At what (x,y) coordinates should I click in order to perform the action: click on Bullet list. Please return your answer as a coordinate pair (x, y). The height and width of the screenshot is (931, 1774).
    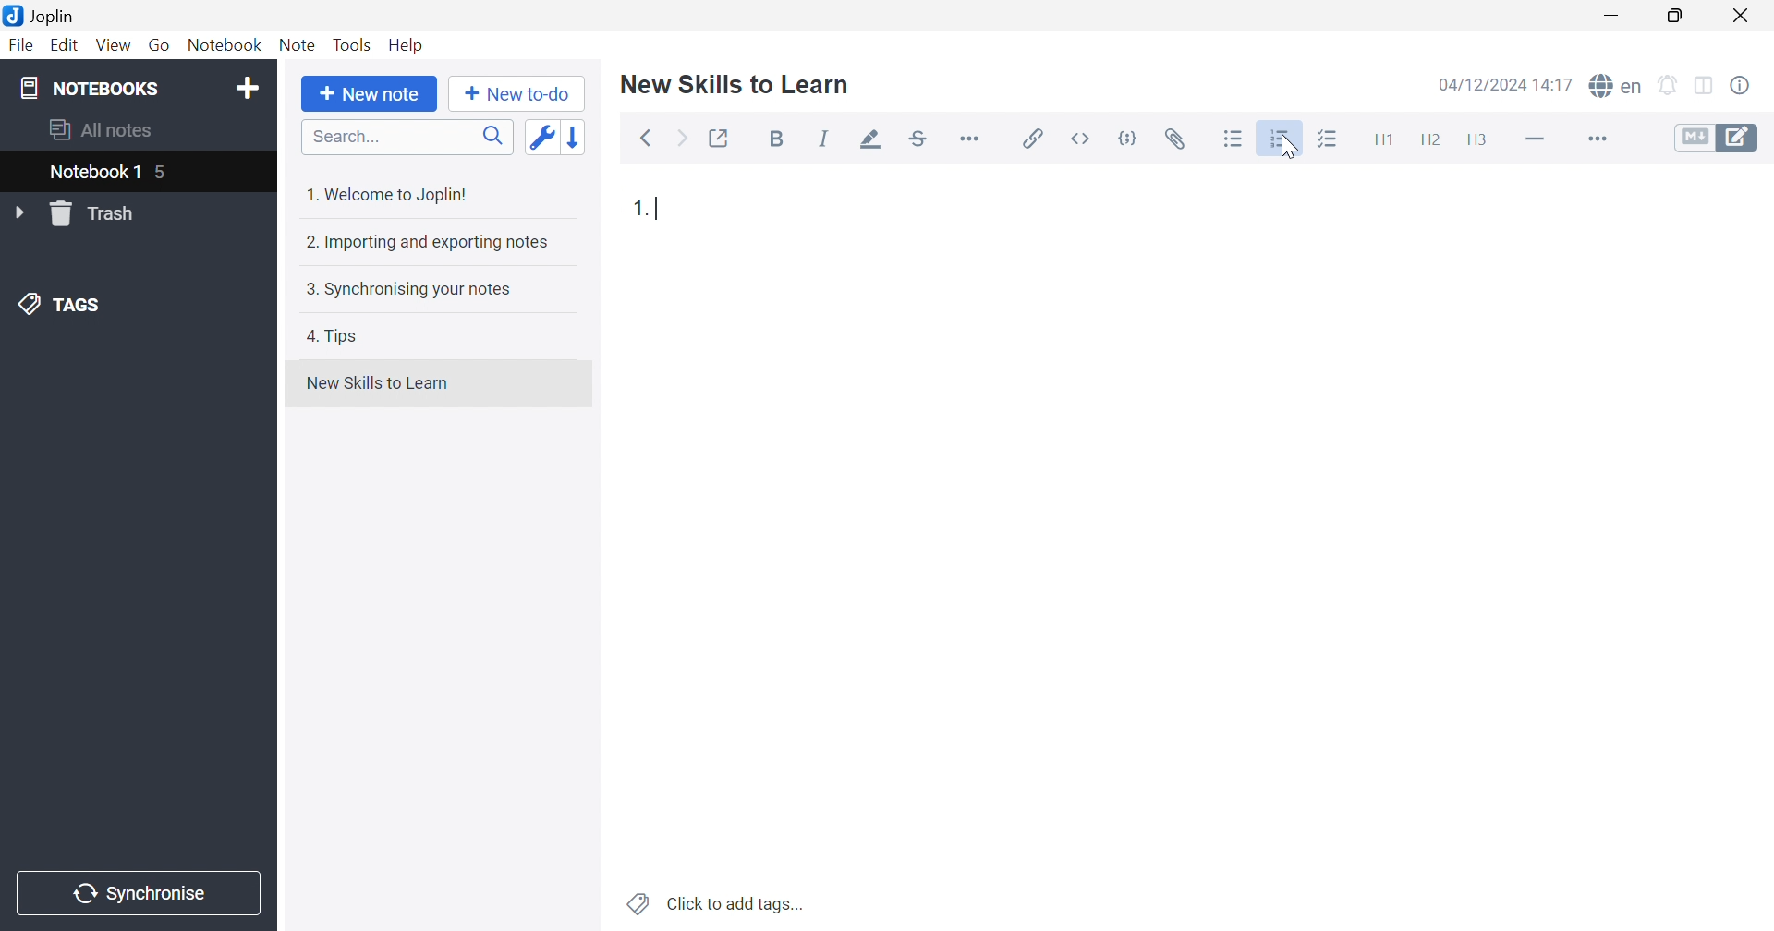
    Looking at the image, I should click on (1233, 139).